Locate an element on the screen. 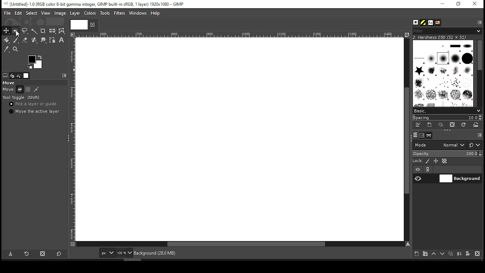  windows is located at coordinates (138, 14).